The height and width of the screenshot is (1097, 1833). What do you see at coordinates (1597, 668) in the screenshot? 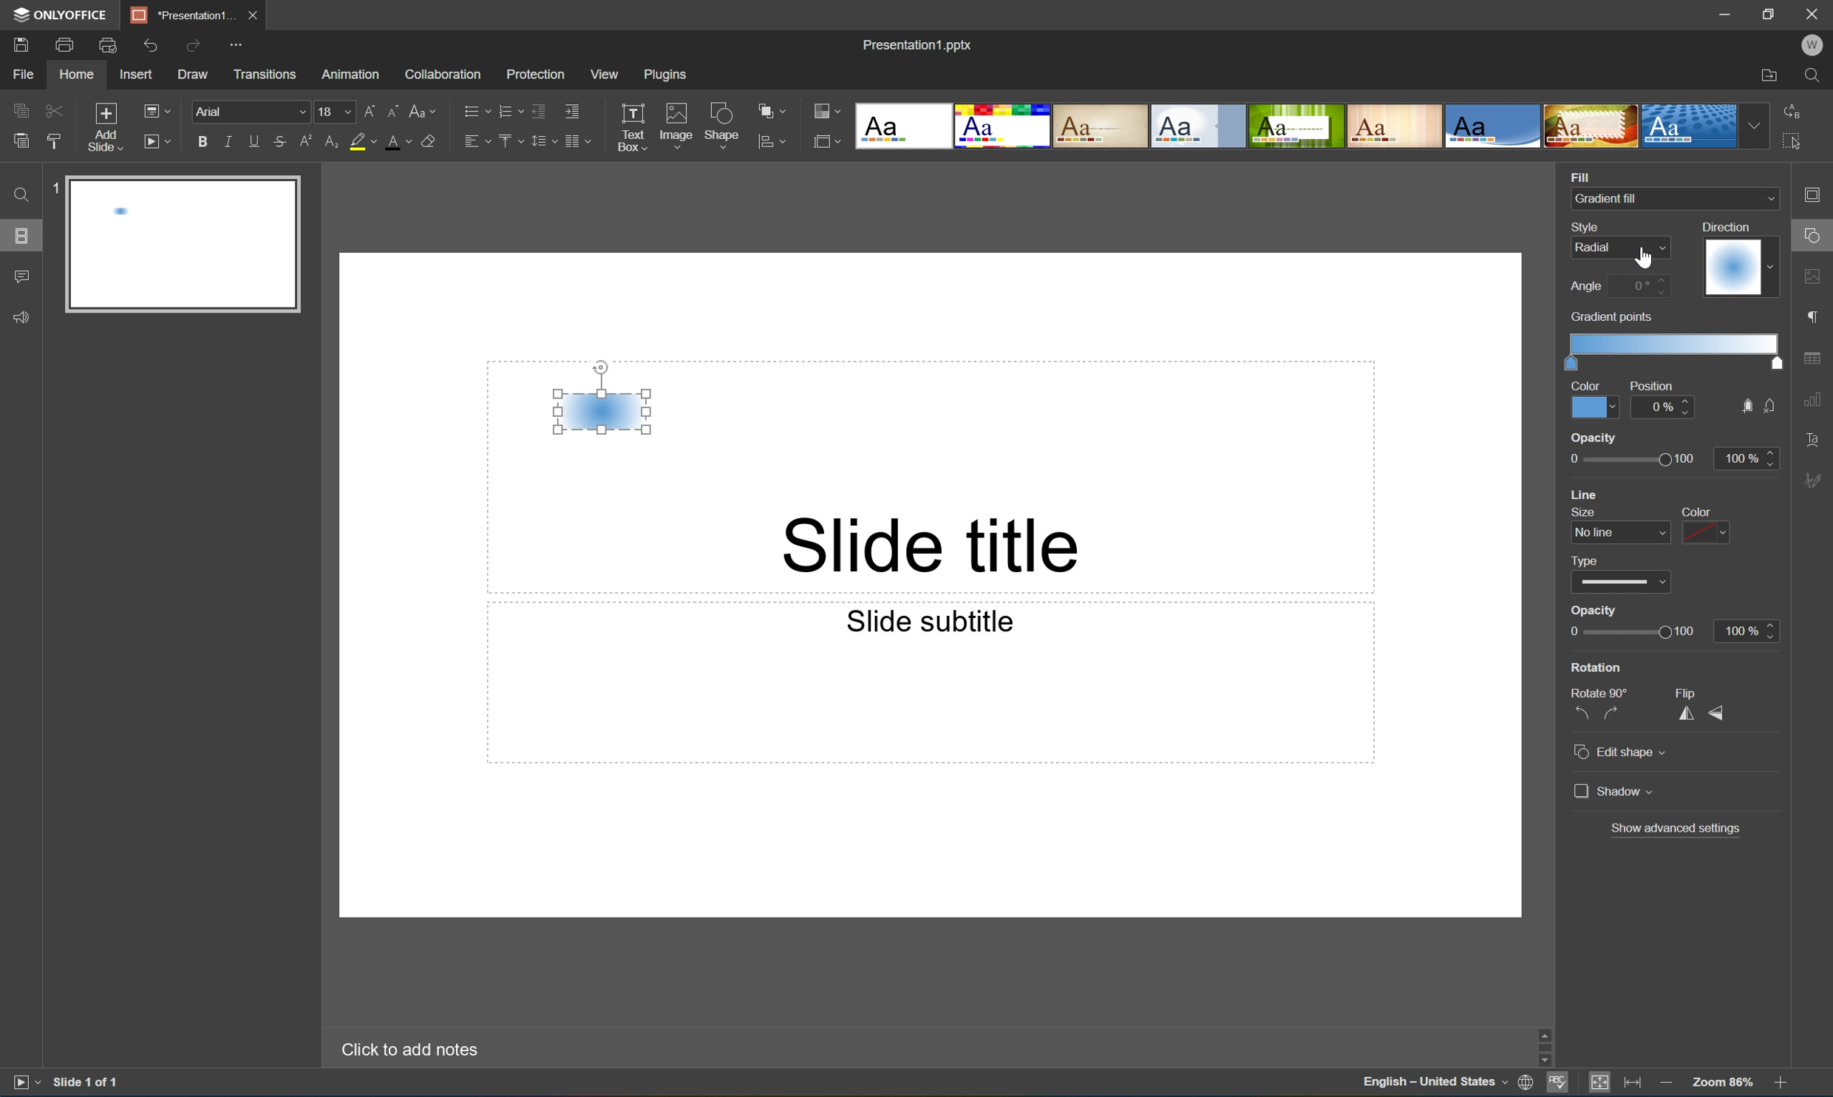
I see `Rotation` at bounding box center [1597, 668].